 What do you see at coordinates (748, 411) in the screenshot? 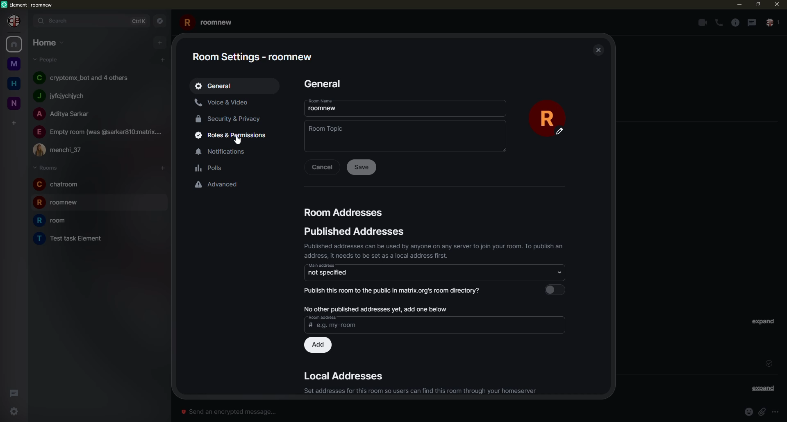
I see `emoji` at bounding box center [748, 411].